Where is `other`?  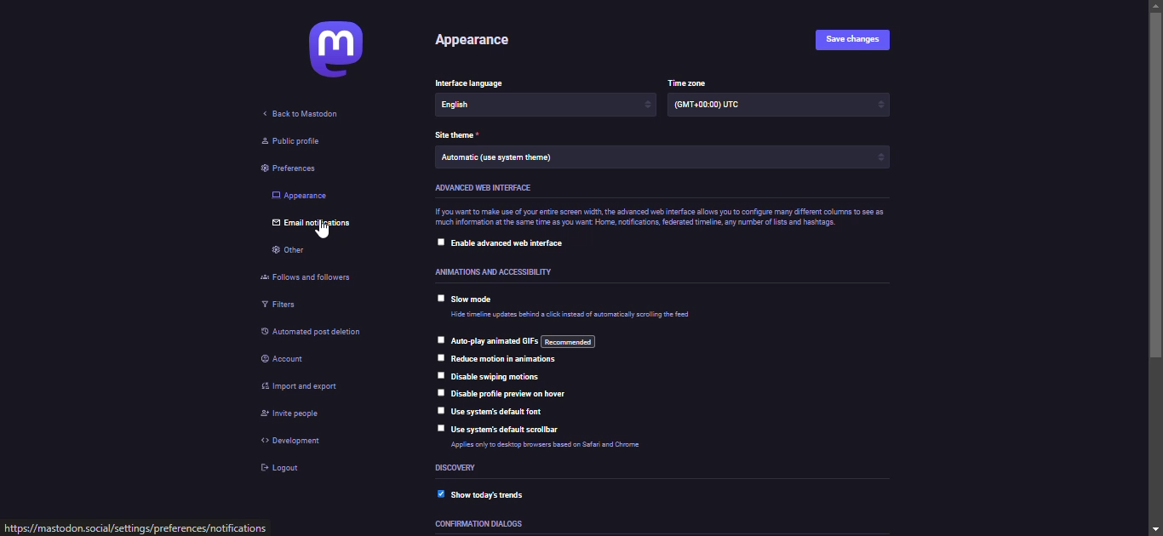 other is located at coordinates (288, 249).